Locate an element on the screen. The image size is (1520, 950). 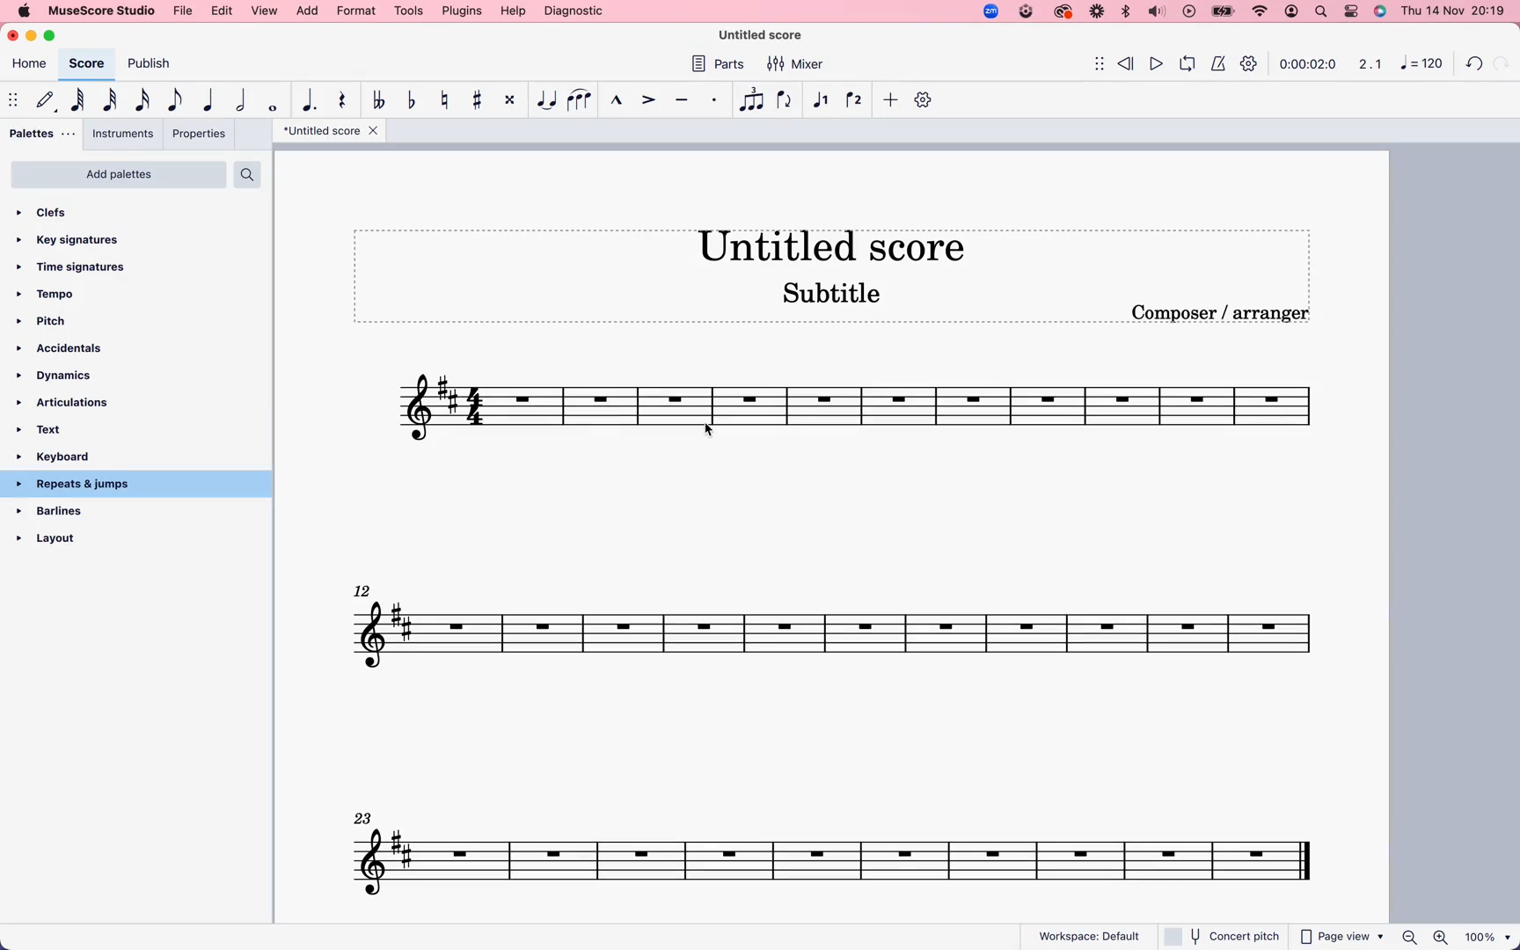
16th note is located at coordinates (146, 99).